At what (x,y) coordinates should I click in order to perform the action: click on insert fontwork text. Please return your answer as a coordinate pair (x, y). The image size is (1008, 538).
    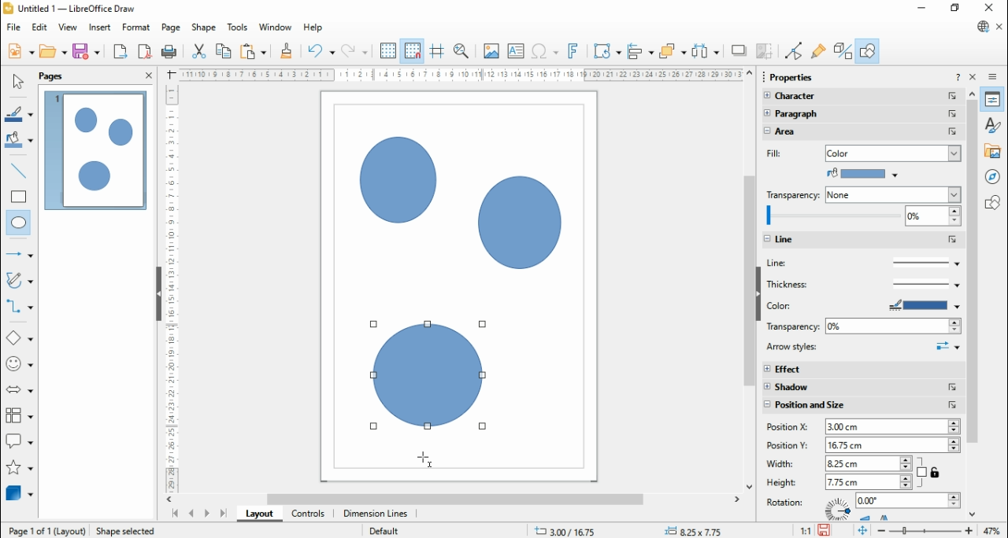
    Looking at the image, I should click on (573, 50).